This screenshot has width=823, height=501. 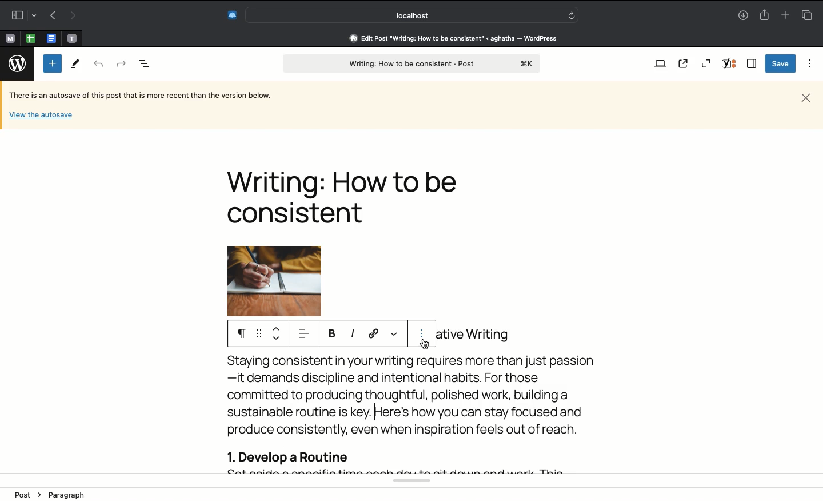 I want to click on Yoast, so click(x=730, y=65).